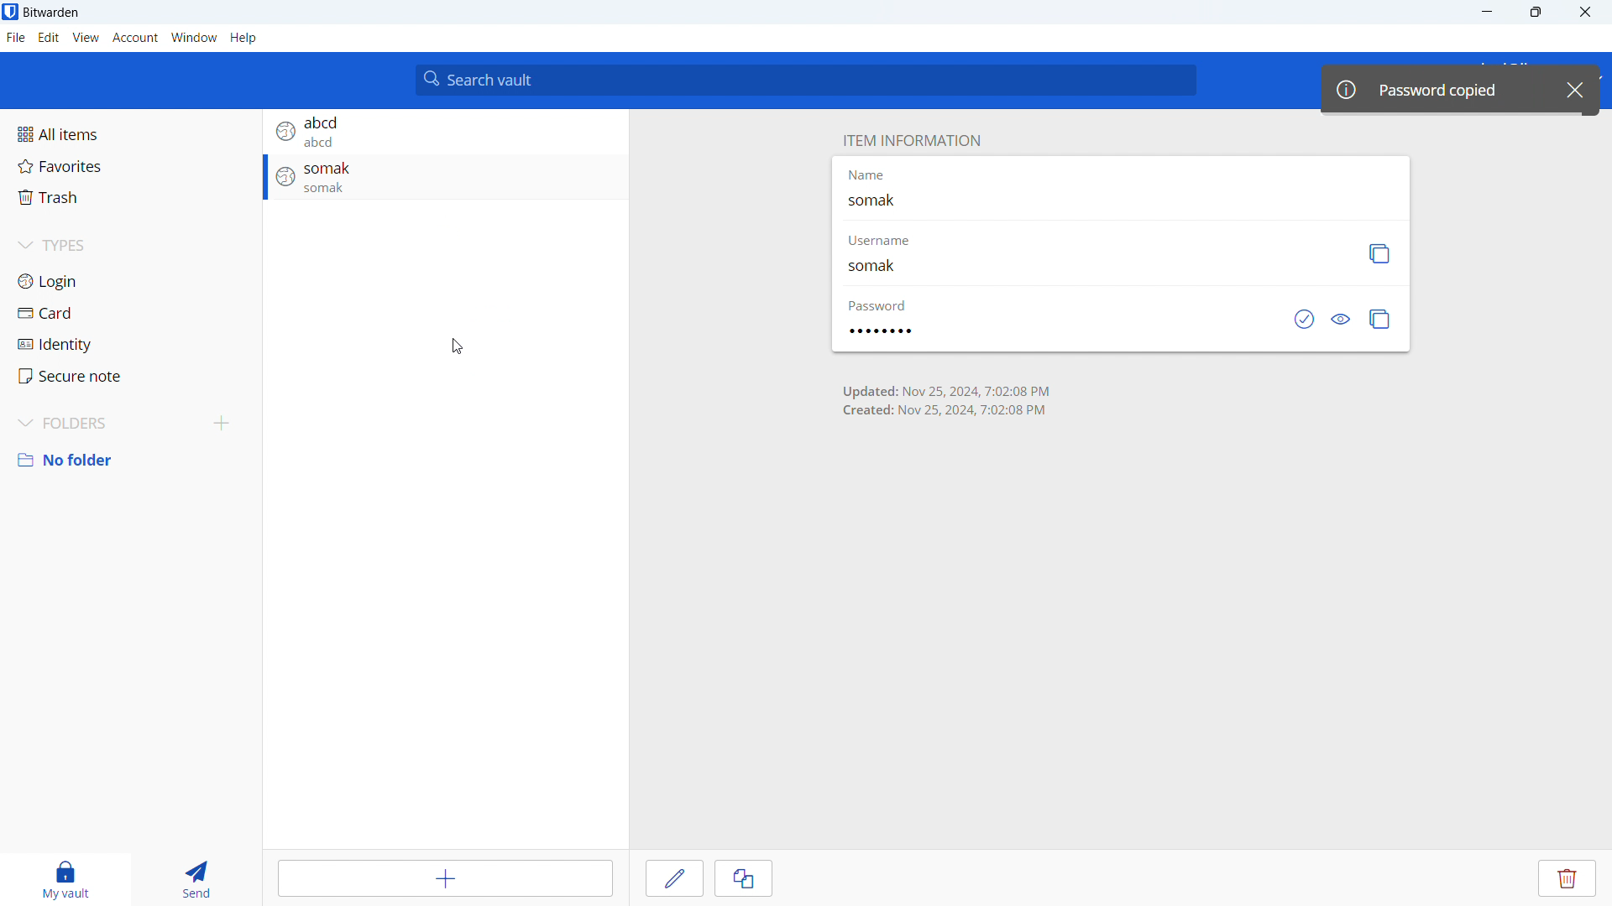 This screenshot has width=1612, height=906. What do you see at coordinates (674, 878) in the screenshot?
I see `edit` at bounding box center [674, 878].